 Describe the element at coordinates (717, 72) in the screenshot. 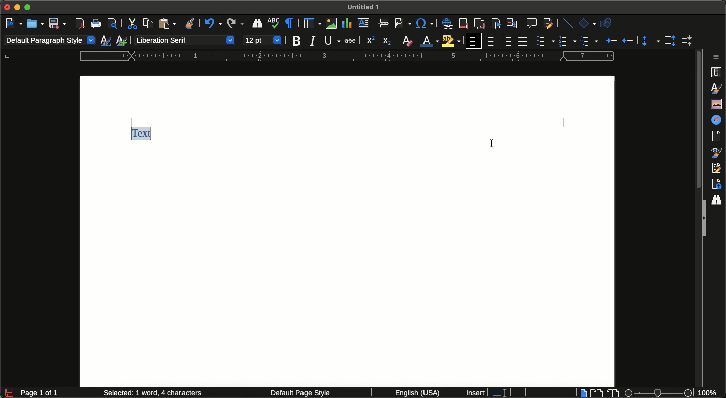

I see `Properties` at that location.